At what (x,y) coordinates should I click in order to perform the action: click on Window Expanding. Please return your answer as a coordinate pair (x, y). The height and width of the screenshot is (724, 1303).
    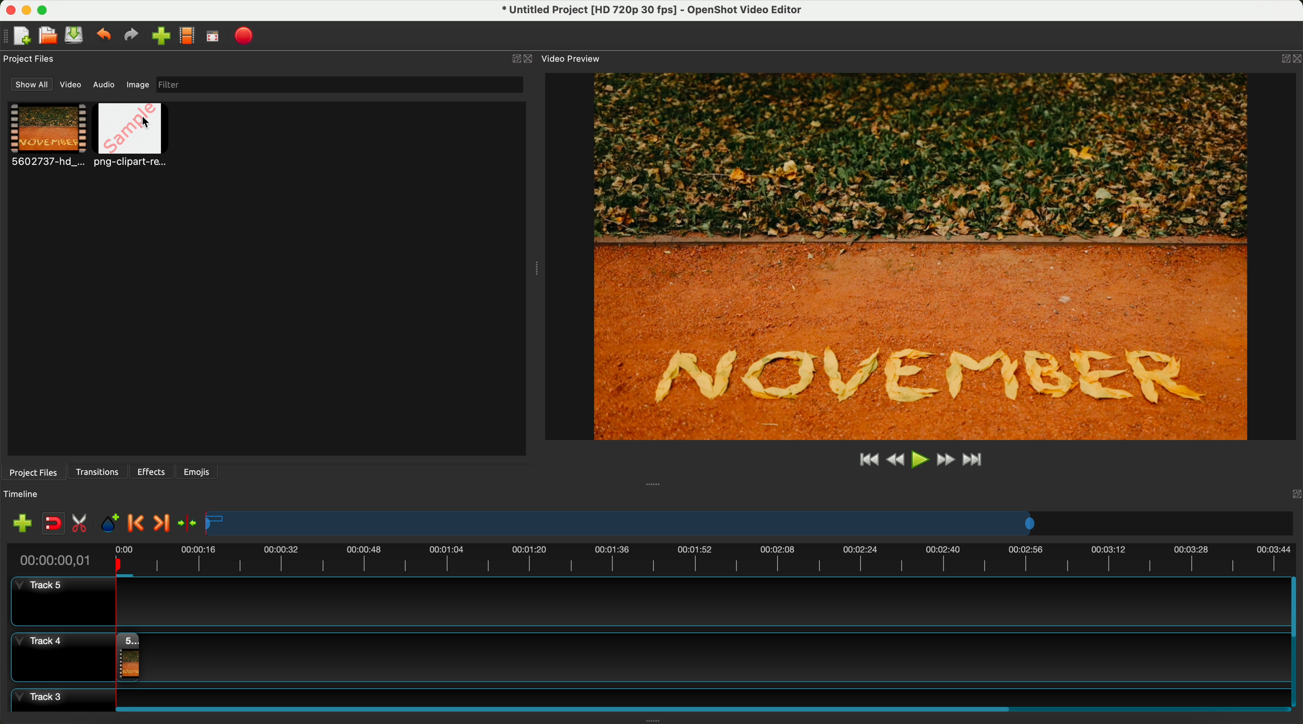
    Looking at the image, I should click on (655, 720).